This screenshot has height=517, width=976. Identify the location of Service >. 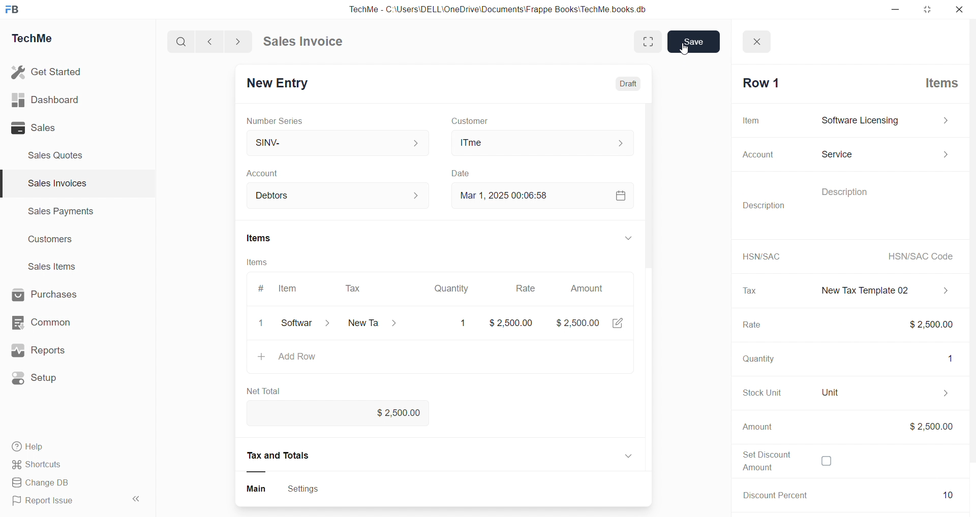
(884, 152).